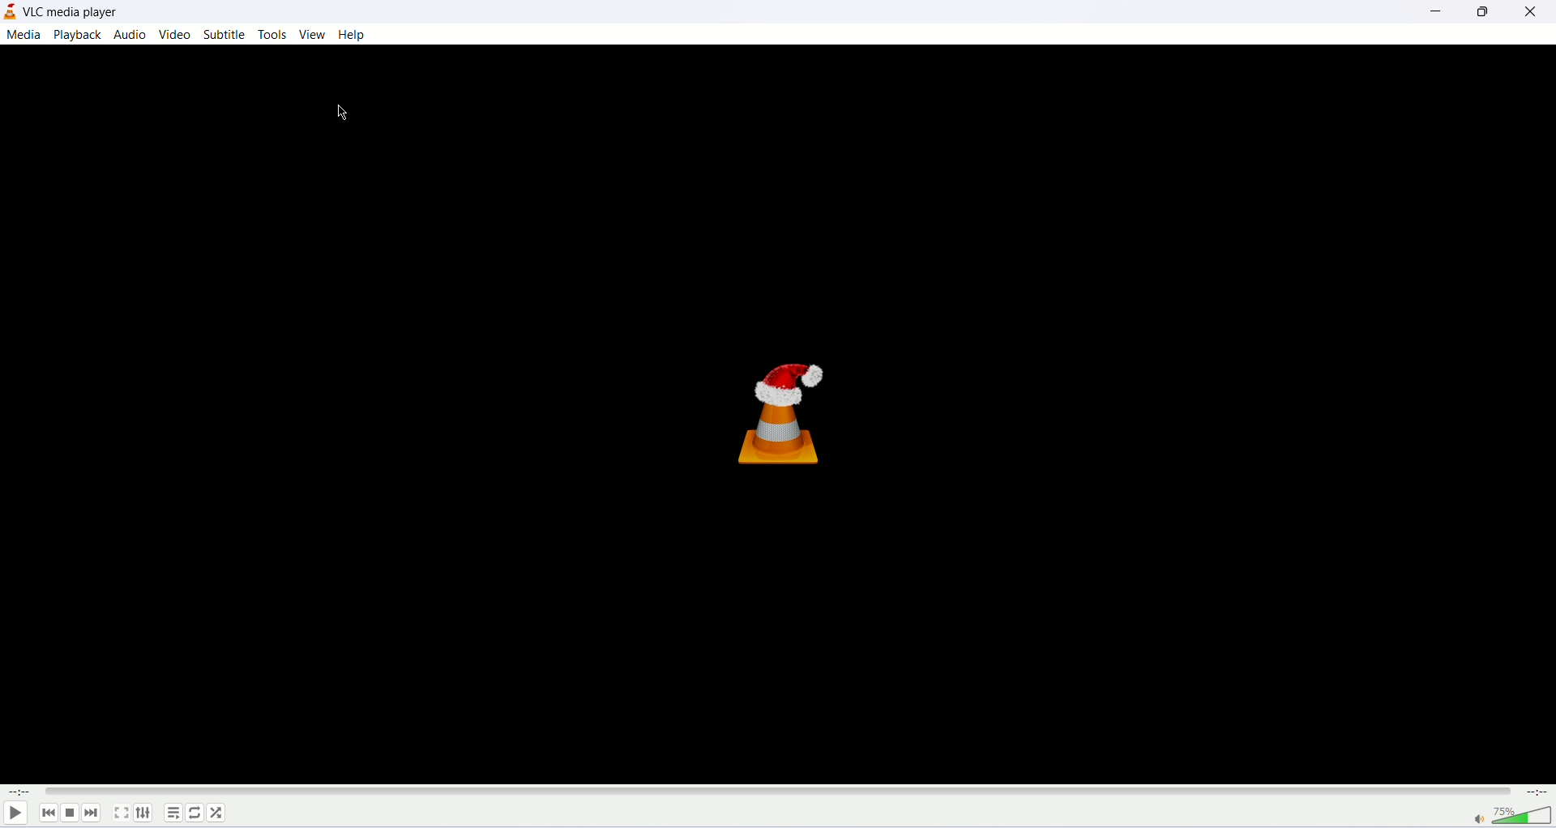  What do you see at coordinates (69, 813) in the screenshot?
I see `stop` at bounding box center [69, 813].